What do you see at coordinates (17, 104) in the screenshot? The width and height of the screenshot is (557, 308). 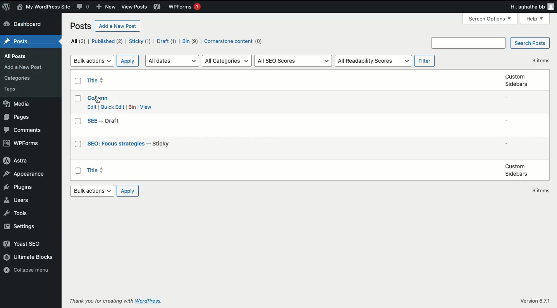 I see `Media` at bounding box center [17, 104].